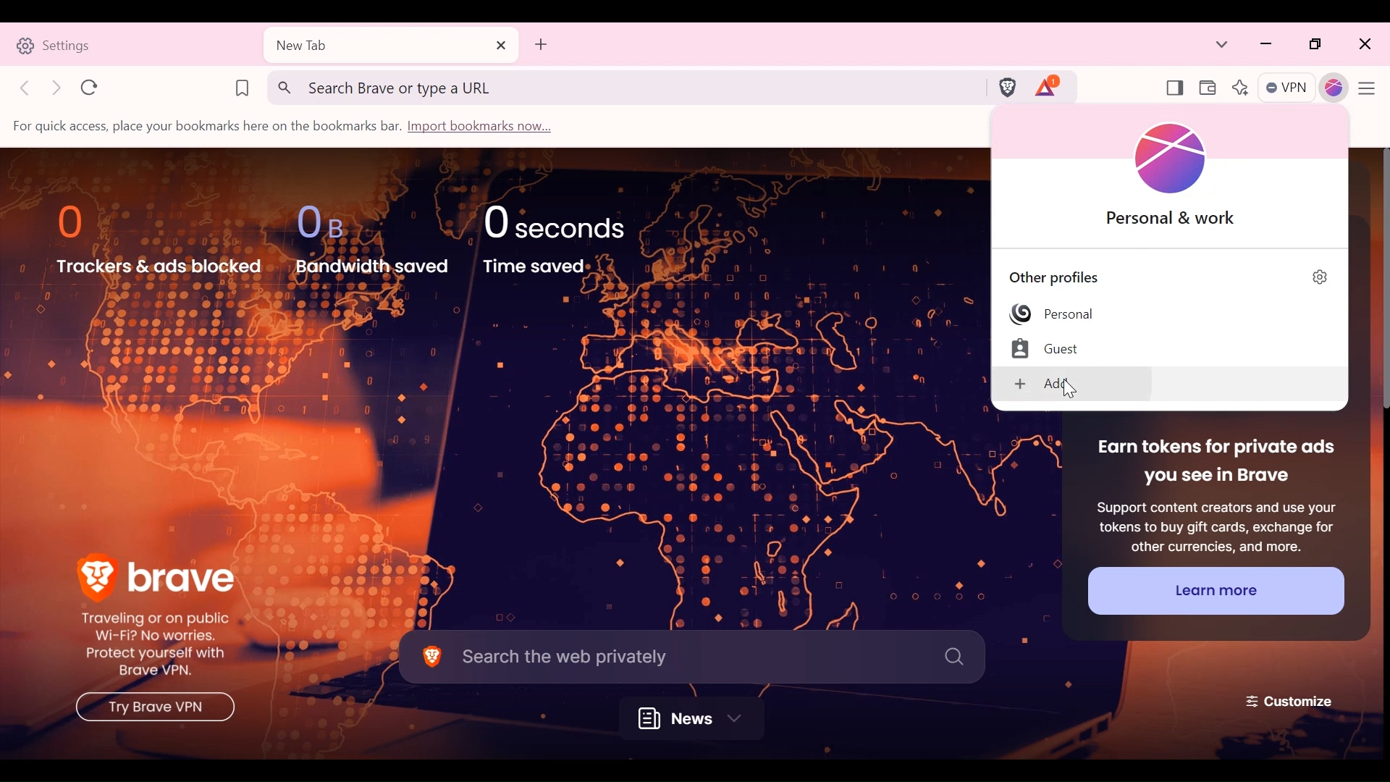 This screenshot has height=782, width=1390. Describe the element at coordinates (1070, 388) in the screenshot. I see `` at that location.